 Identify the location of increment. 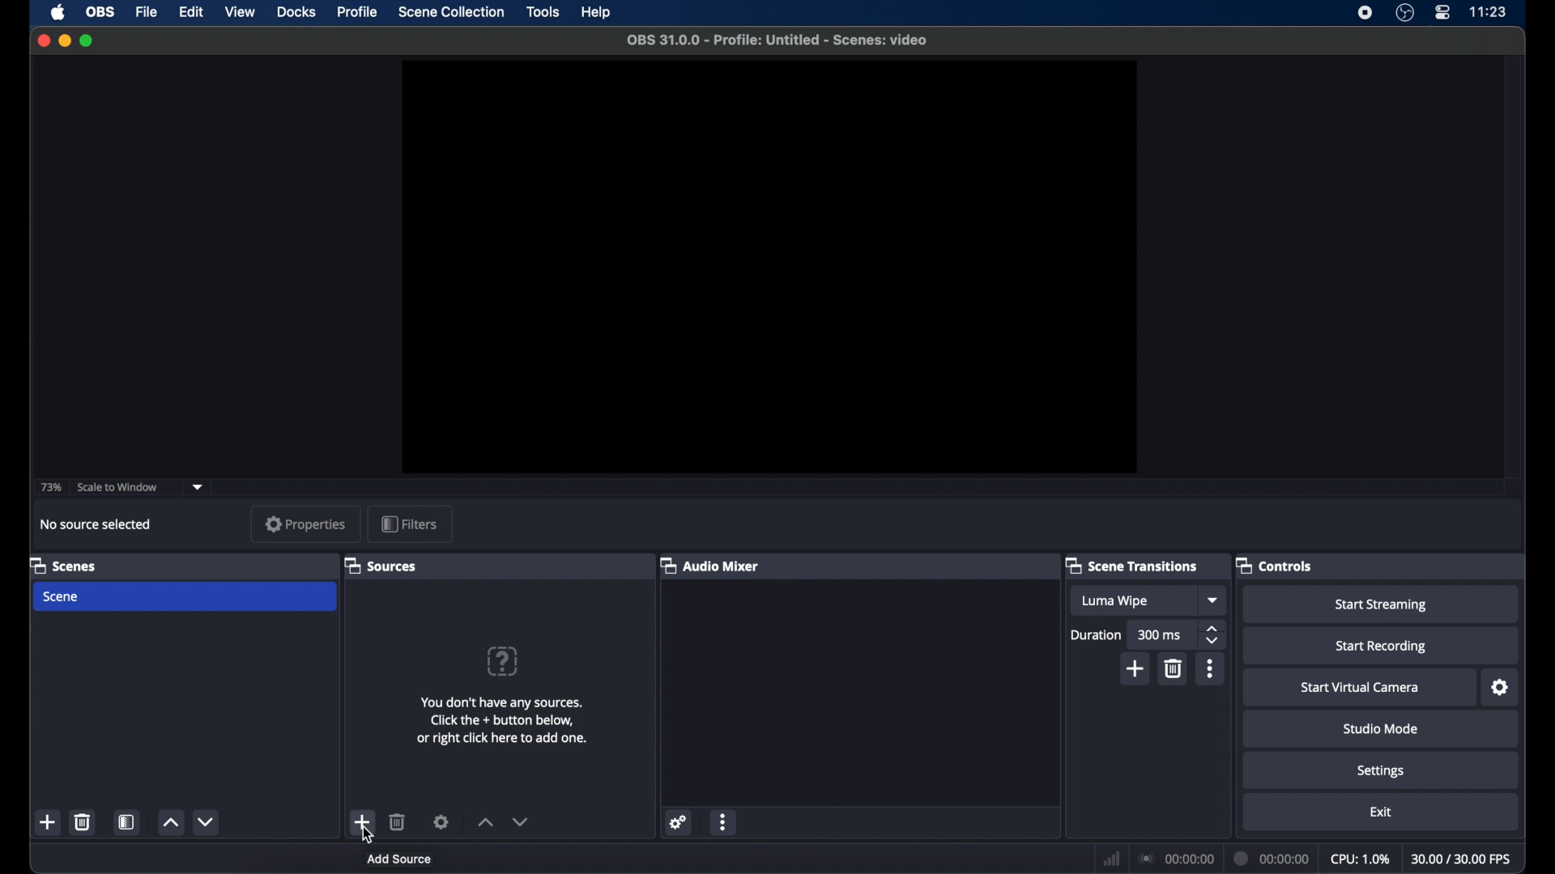
(170, 823).